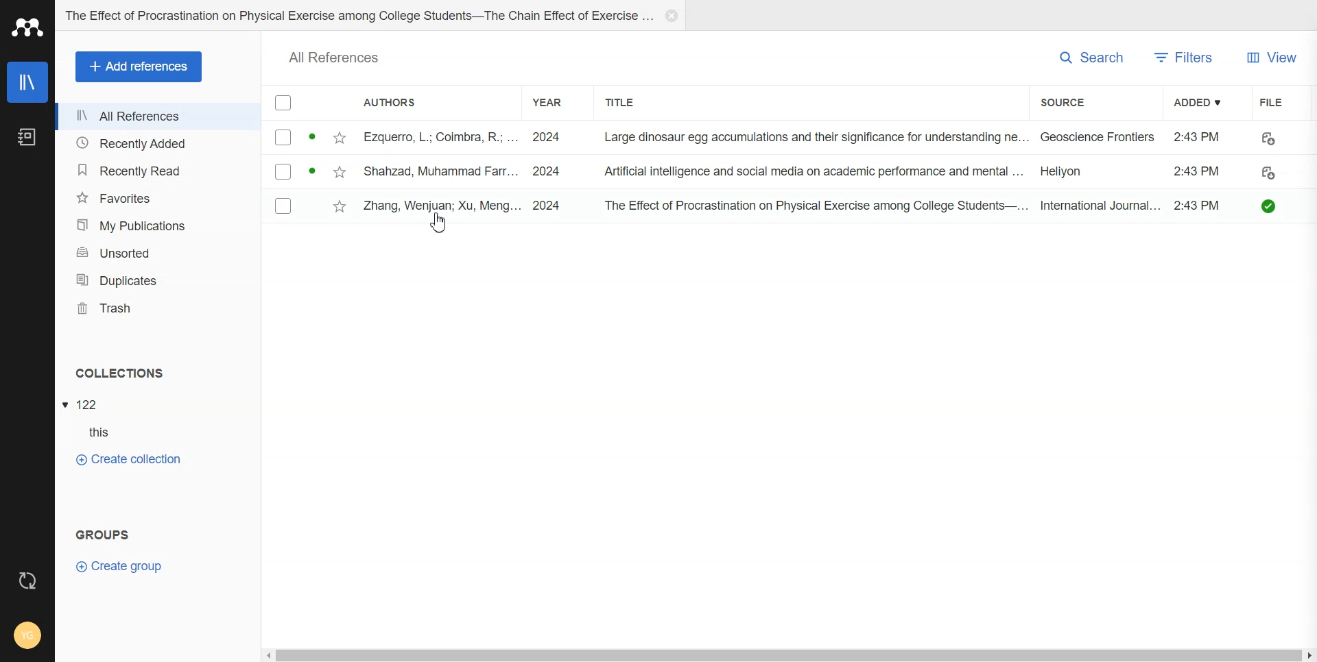 Image resolution: width=1317 pixels, height=662 pixels. I want to click on Artificial intelligence and social media on academic performance and mental ..., so click(810, 170).